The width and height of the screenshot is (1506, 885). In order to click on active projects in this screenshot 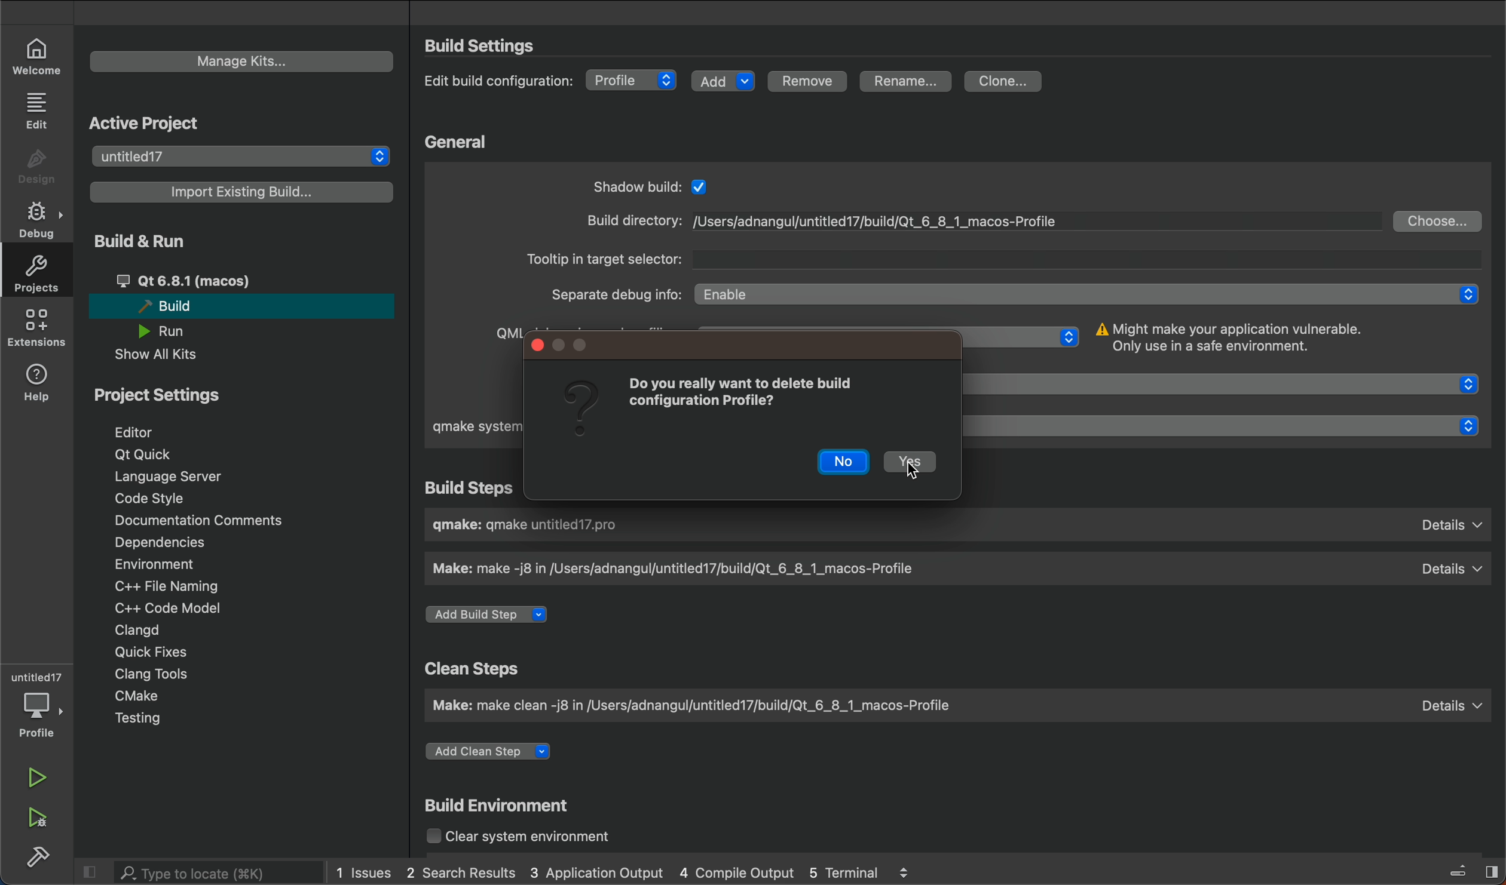, I will do `click(148, 123)`.